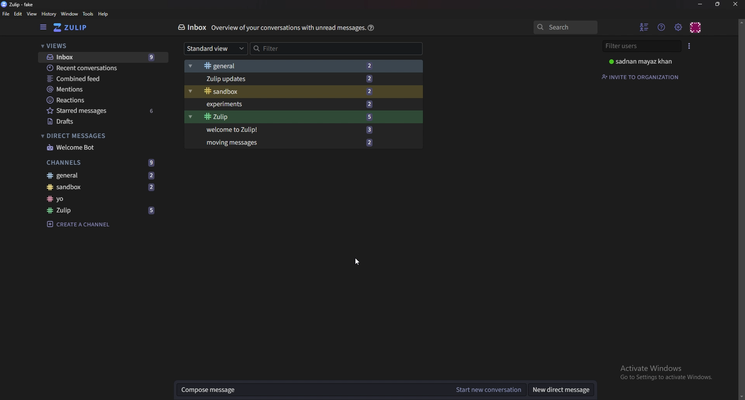 The width and height of the screenshot is (745, 400). What do you see at coordinates (68, 46) in the screenshot?
I see `Views` at bounding box center [68, 46].